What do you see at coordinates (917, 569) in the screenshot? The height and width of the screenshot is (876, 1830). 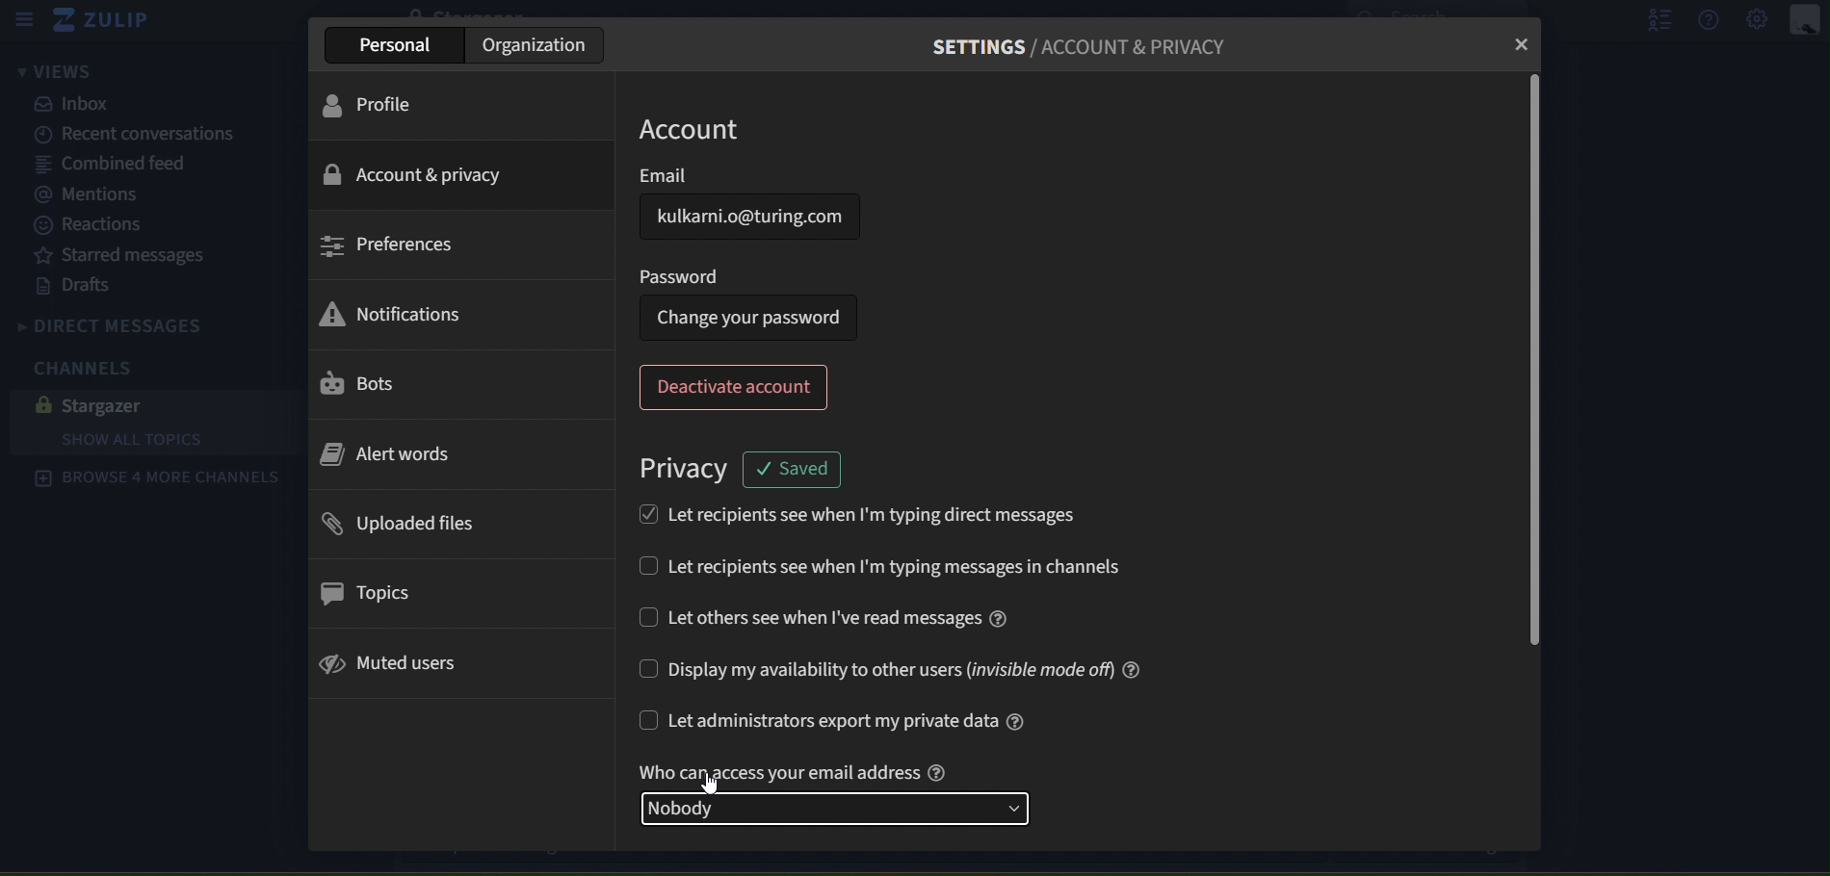 I see `let recipients see when I'm typing messages in channels` at bounding box center [917, 569].